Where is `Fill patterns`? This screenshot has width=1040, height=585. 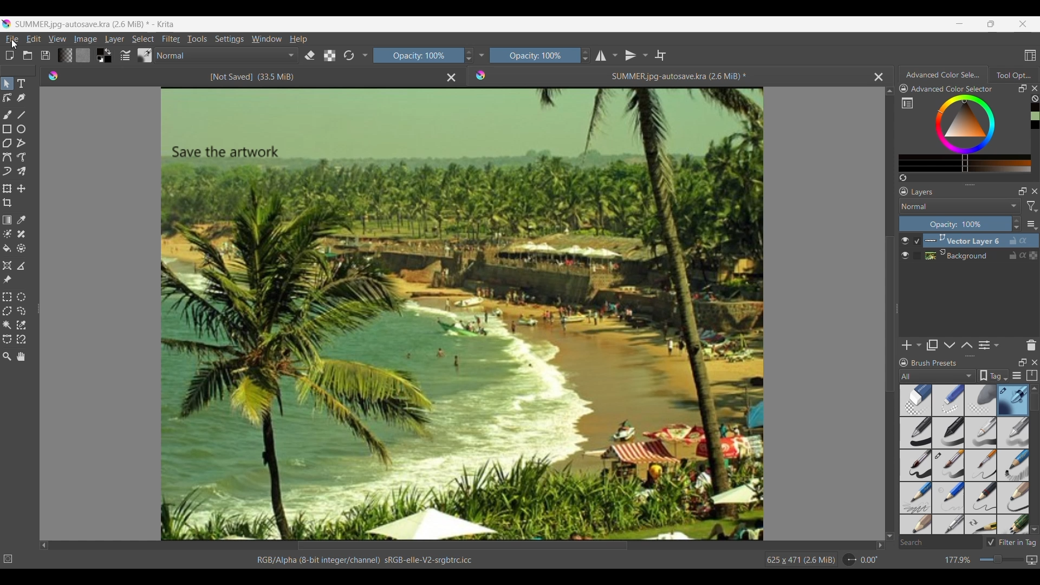 Fill patterns is located at coordinates (83, 55).